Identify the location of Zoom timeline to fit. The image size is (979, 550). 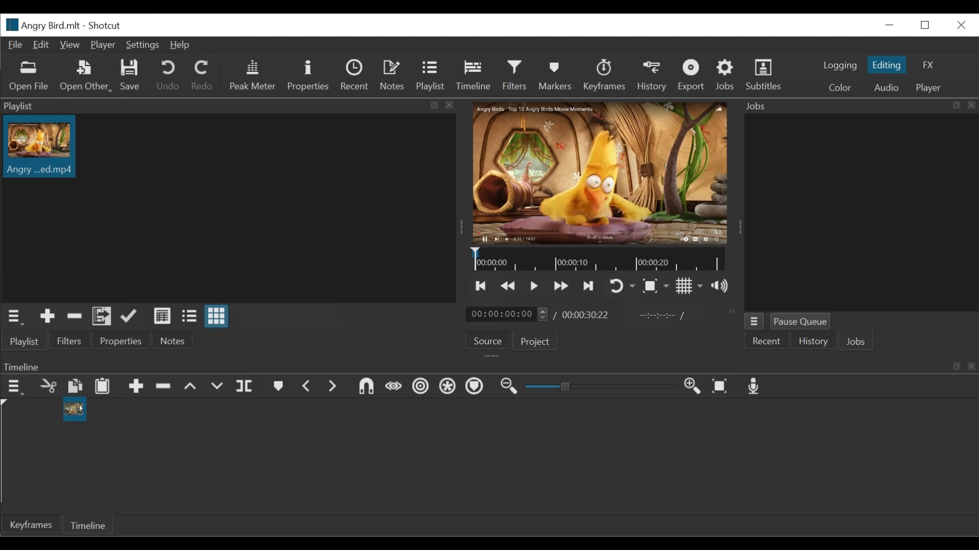
(720, 387).